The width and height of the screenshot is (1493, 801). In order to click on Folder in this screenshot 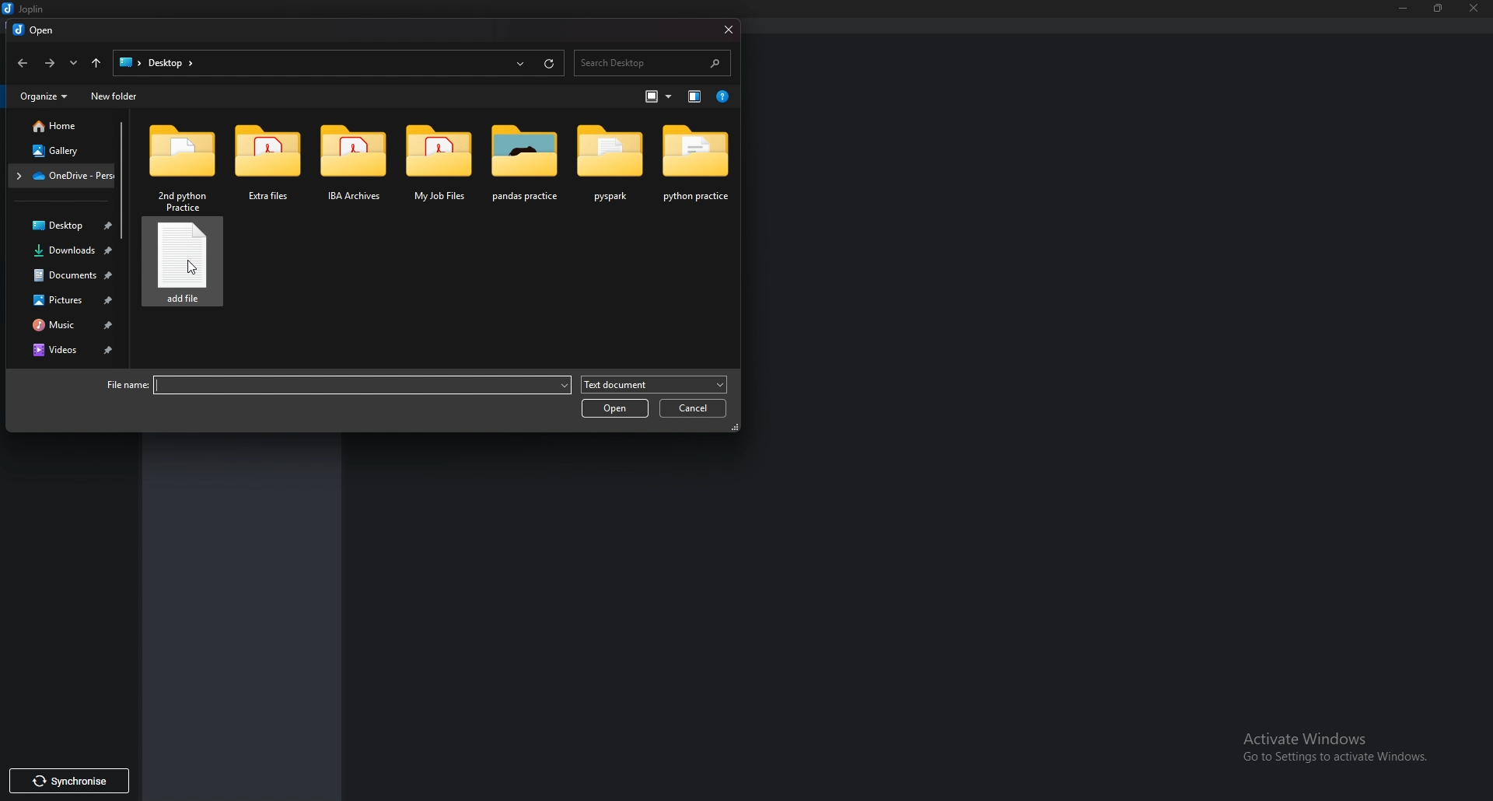, I will do `click(437, 162)`.